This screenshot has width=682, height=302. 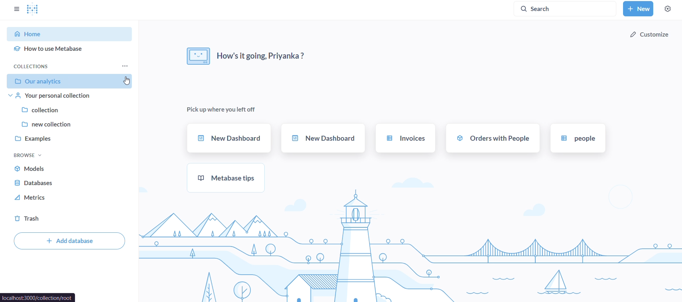 I want to click on trash, so click(x=37, y=219).